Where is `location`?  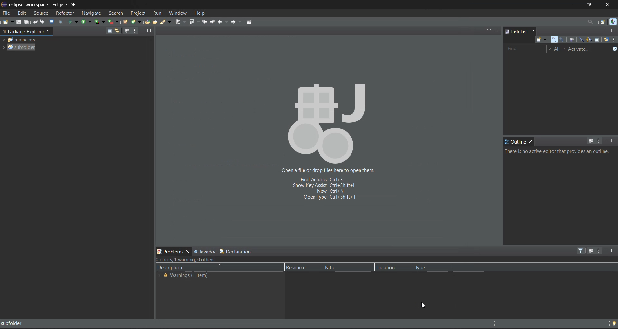 location is located at coordinates (390, 267).